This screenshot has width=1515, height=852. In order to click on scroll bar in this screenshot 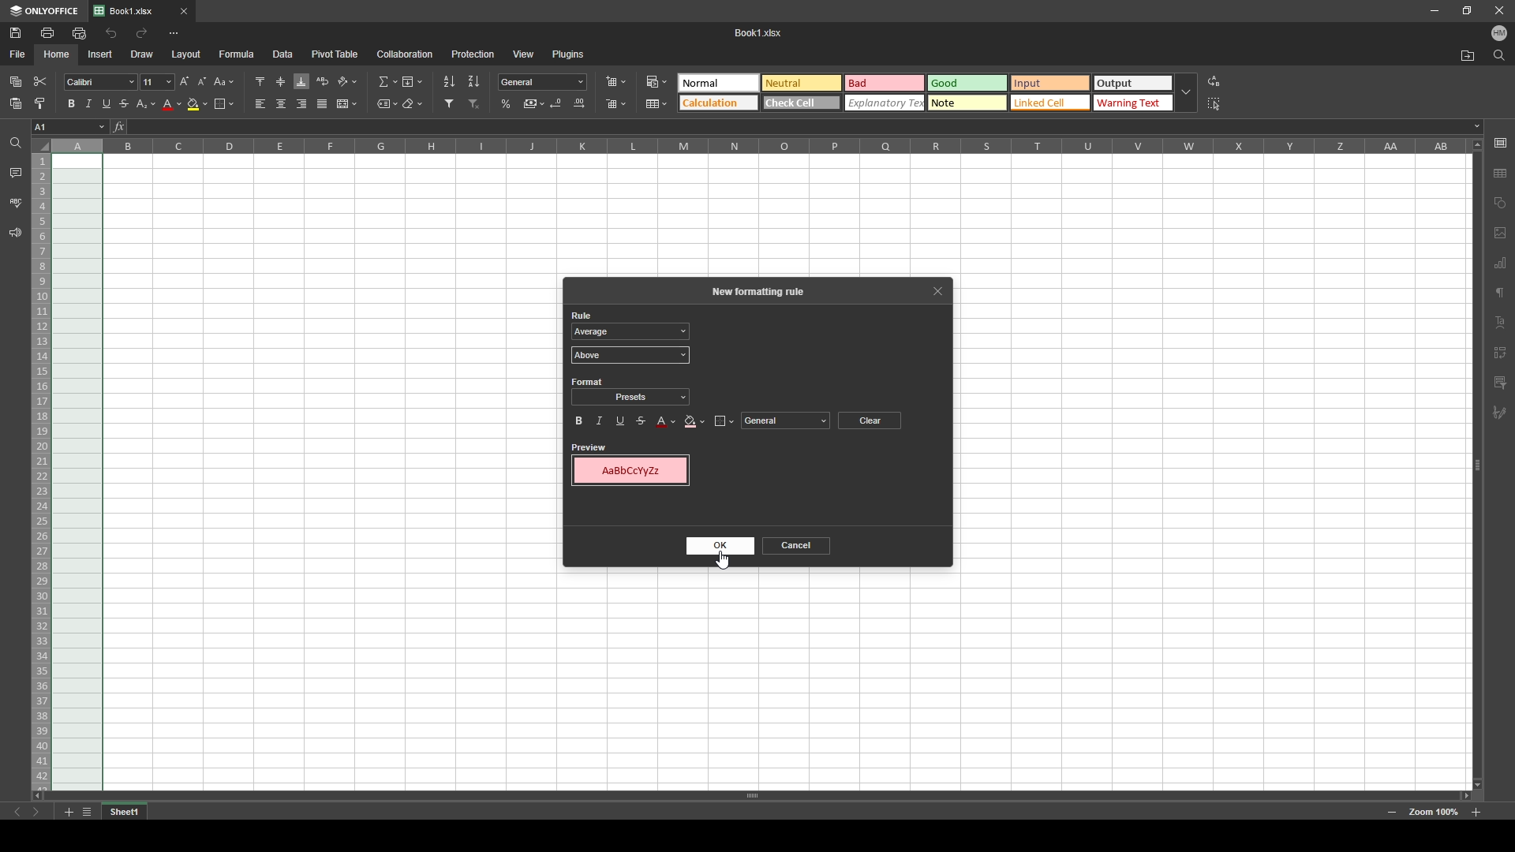, I will do `click(1476, 464)`.